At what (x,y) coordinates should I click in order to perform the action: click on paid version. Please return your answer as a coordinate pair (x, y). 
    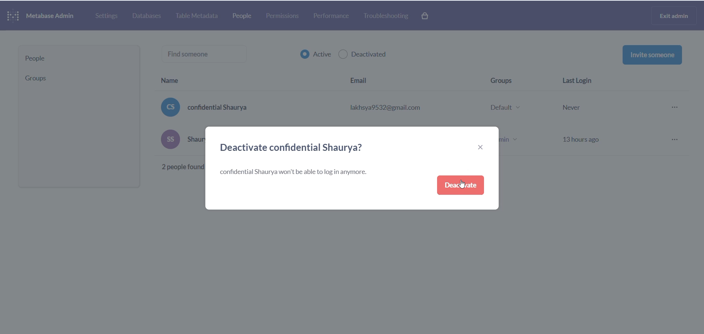
    Looking at the image, I should click on (426, 15).